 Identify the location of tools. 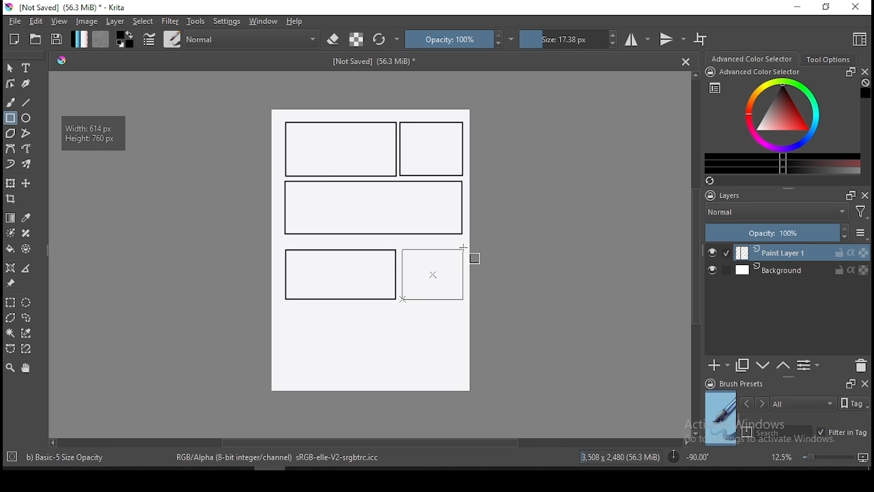
(196, 21).